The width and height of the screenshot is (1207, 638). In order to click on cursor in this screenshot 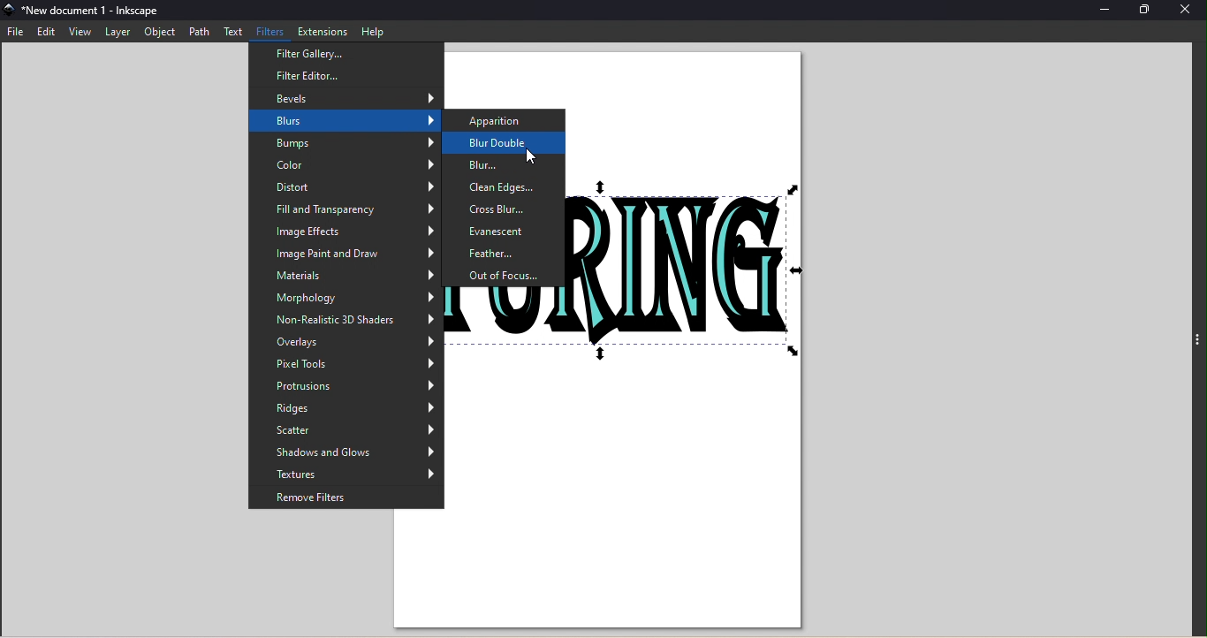, I will do `click(531, 156)`.